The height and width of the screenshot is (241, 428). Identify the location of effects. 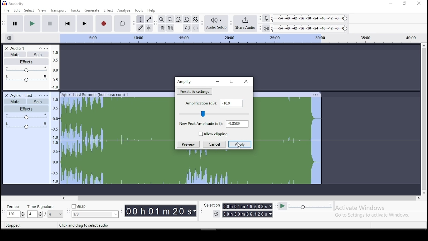
(26, 109).